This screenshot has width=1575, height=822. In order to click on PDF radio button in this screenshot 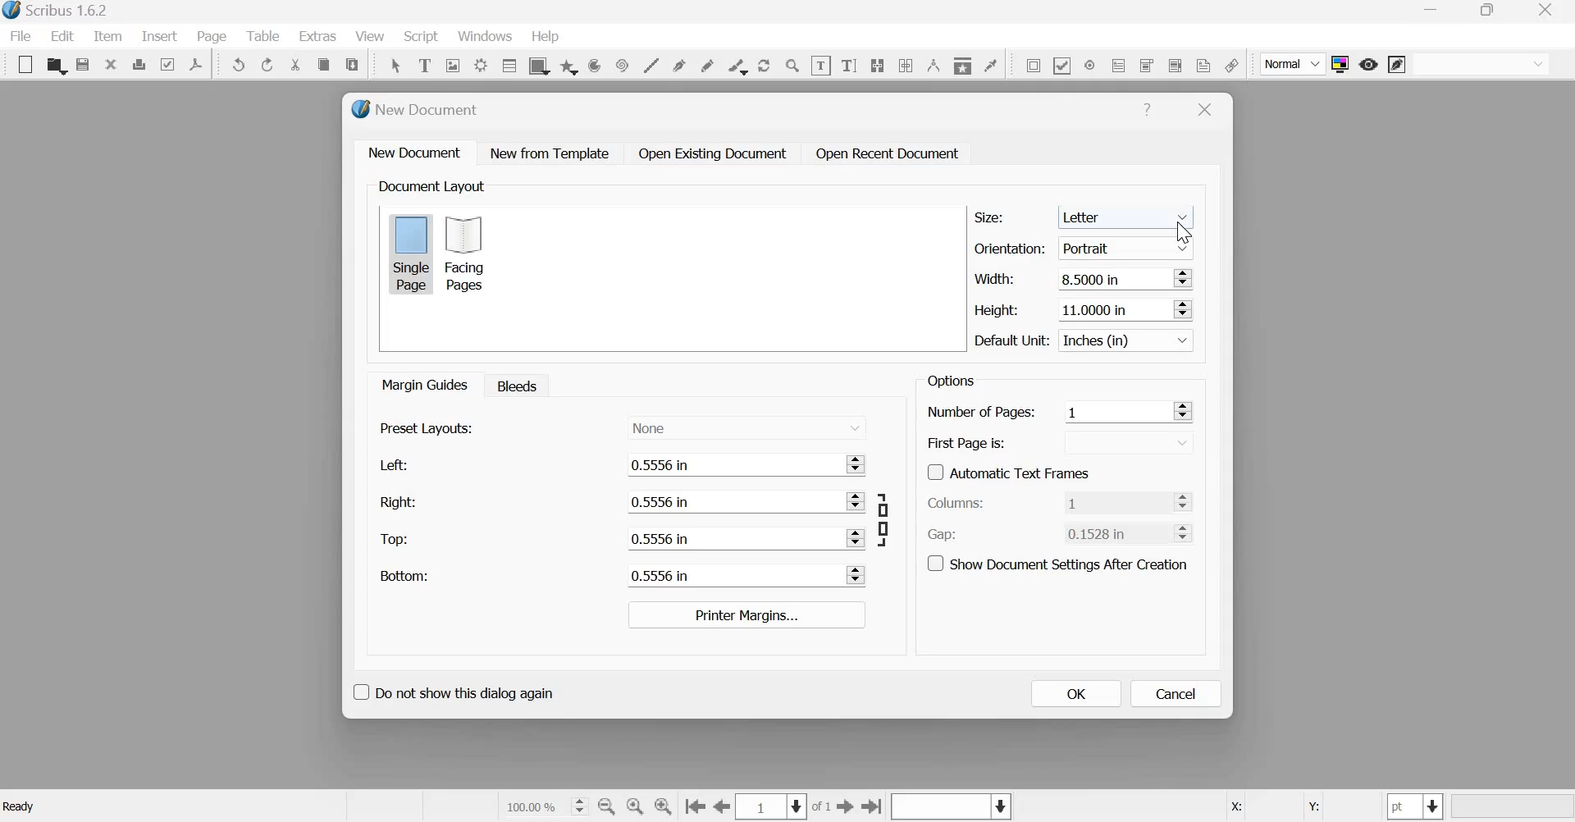, I will do `click(1089, 64)`.